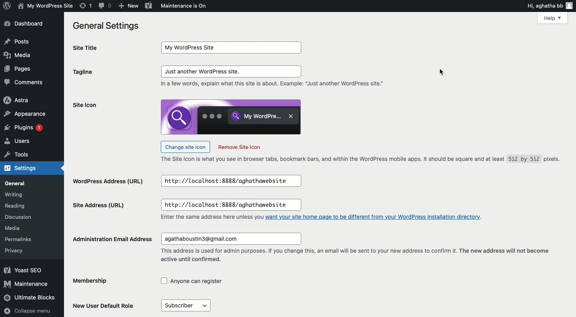  Describe the element at coordinates (239, 147) in the screenshot. I see `Remove` at that location.